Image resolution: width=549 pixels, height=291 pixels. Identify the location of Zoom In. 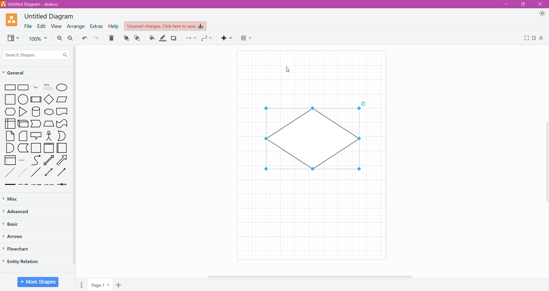
(59, 38).